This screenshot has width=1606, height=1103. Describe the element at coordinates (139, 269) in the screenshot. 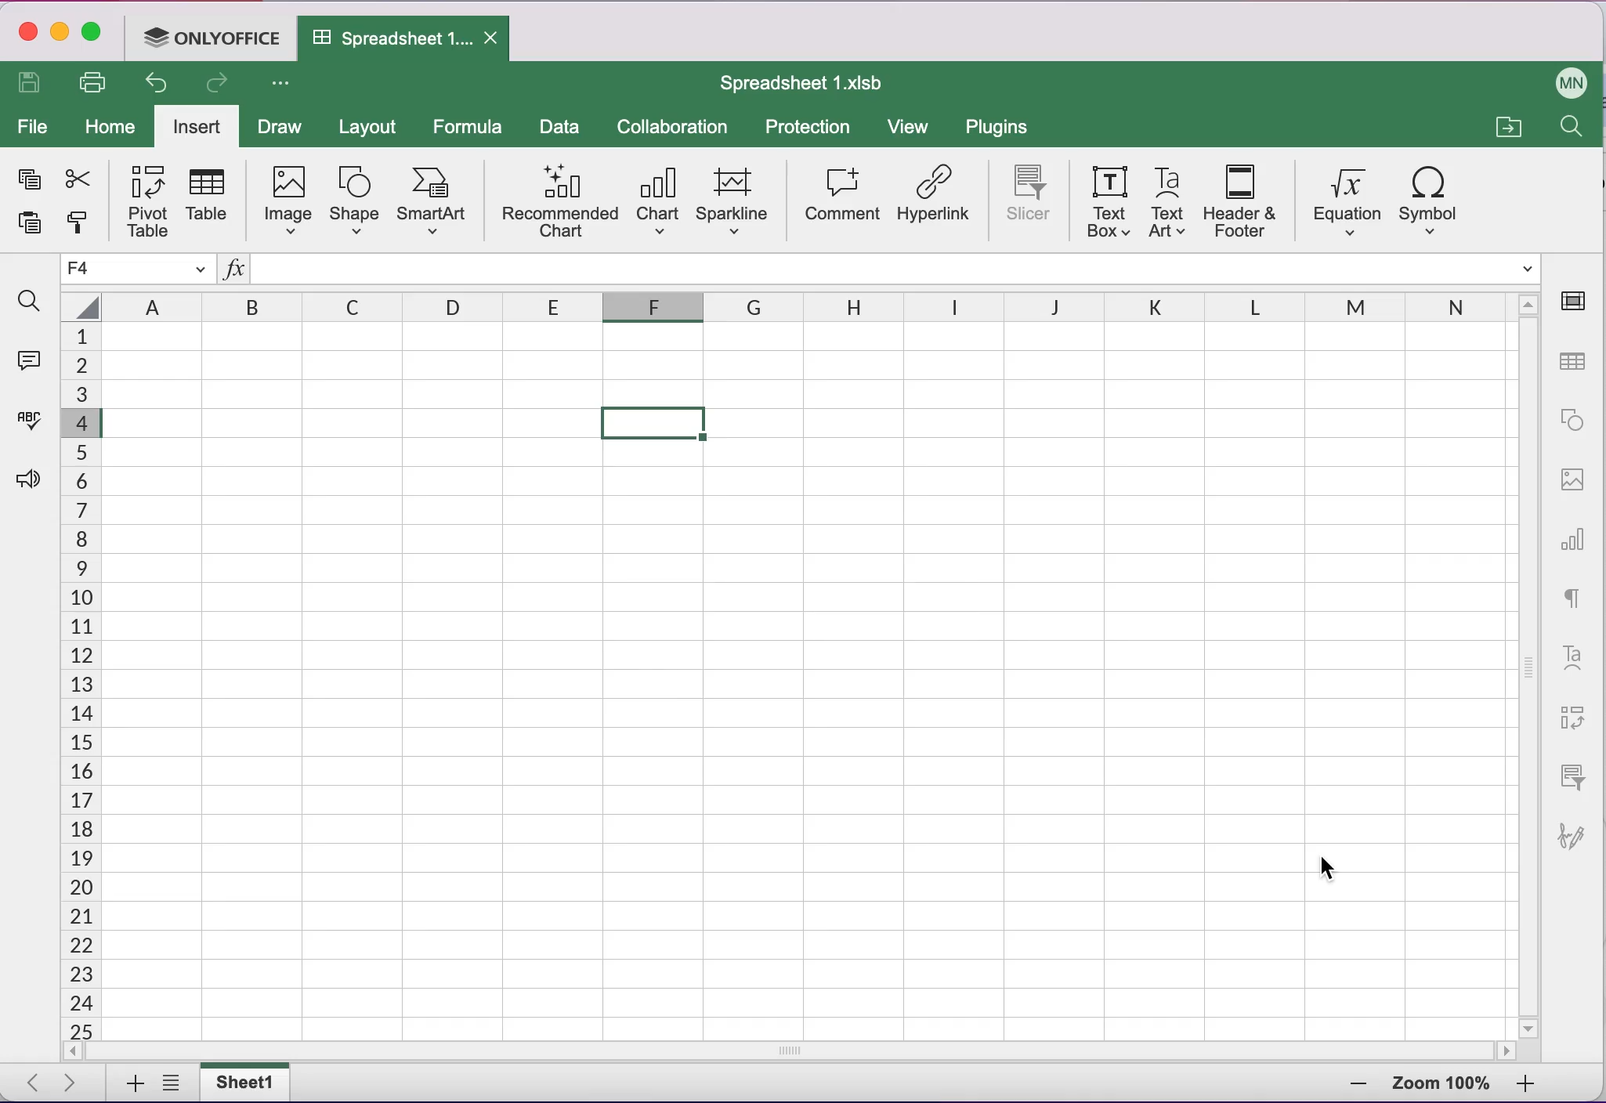

I see `selected cell` at that location.